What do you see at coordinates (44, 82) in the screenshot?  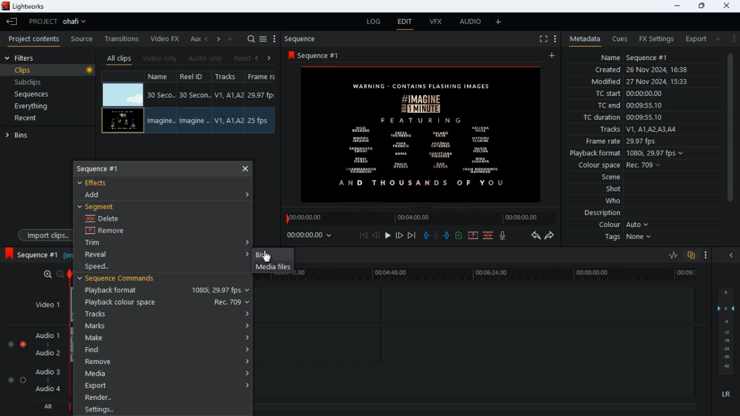 I see `subclips` at bounding box center [44, 82].